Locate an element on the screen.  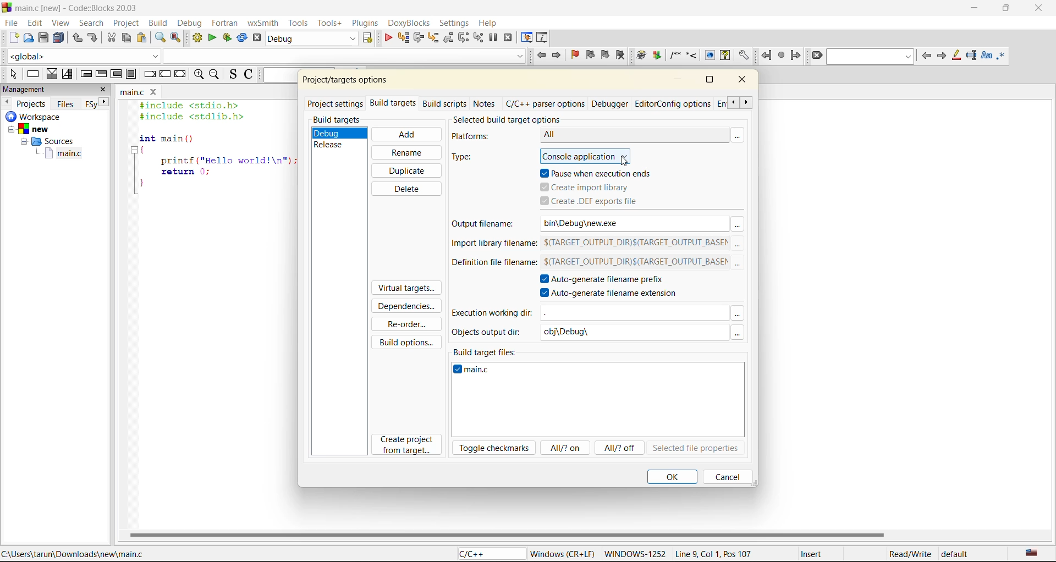
execution working dir: is located at coordinates (492, 311).